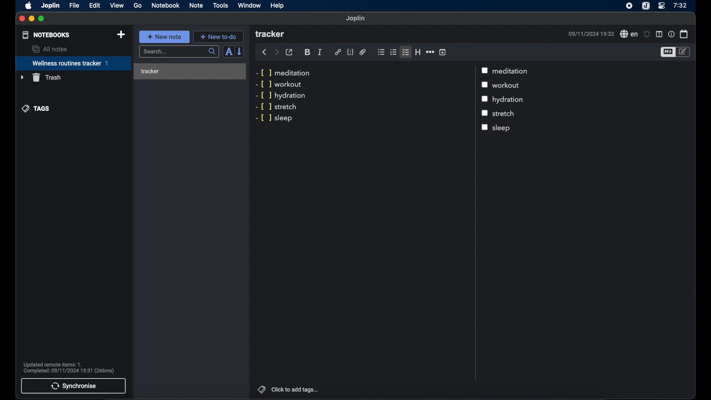 The height and width of the screenshot is (400, 711). I want to click on bulleted list, so click(381, 52).